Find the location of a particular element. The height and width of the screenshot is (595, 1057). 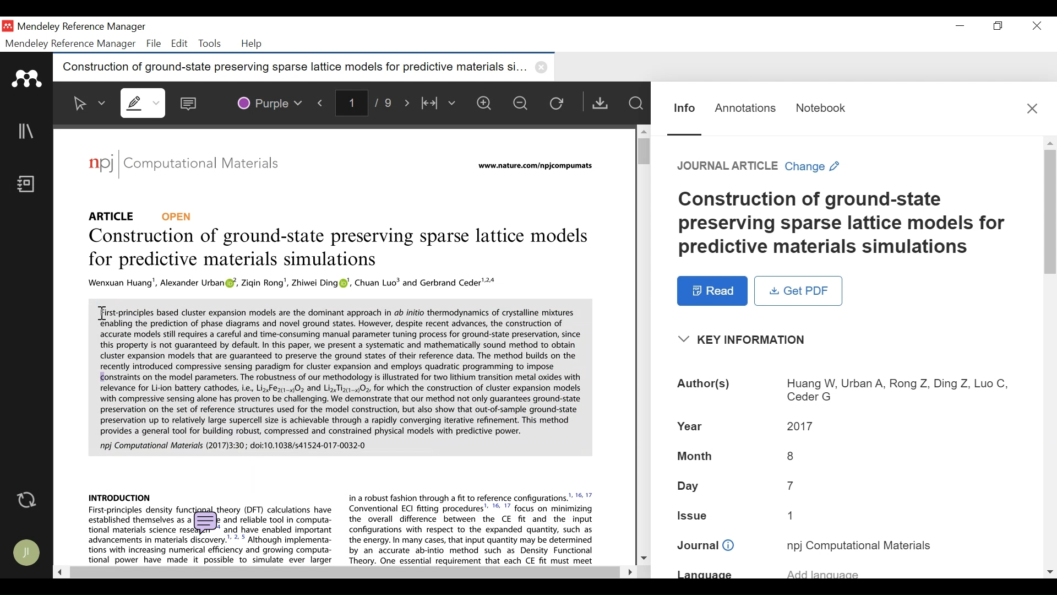

Year is located at coordinates (692, 425).